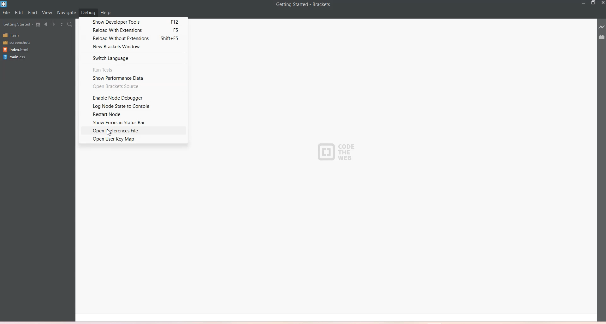 The image size is (606, 324). What do you see at coordinates (47, 24) in the screenshot?
I see `Navigate Backwards` at bounding box center [47, 24].